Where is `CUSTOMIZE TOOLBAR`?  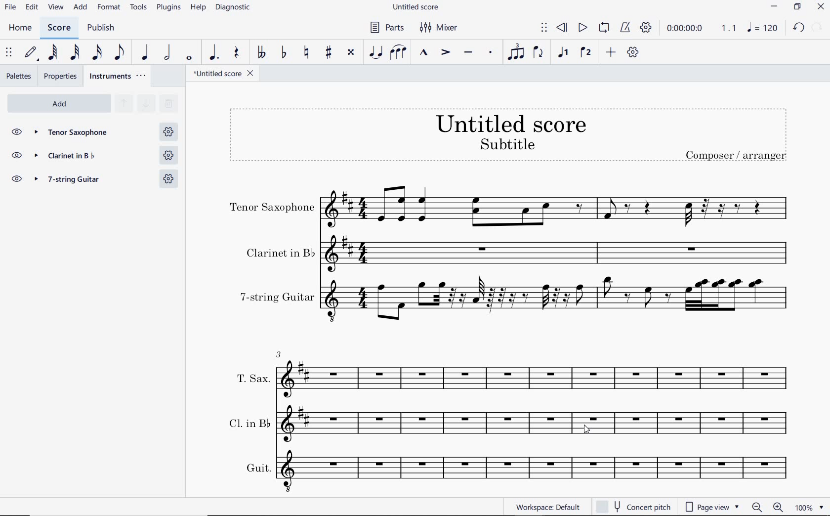
CUSTOMIZE TOOLBAR is located at coordinates (632, 52).